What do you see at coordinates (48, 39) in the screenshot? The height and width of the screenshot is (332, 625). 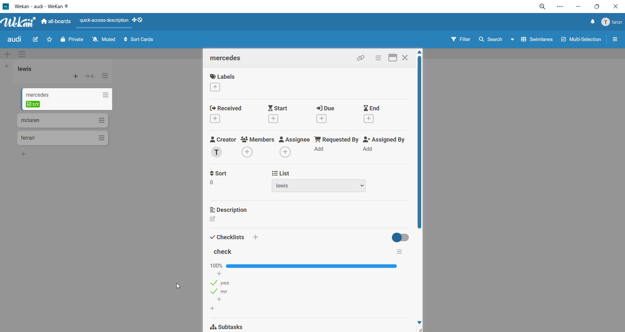 I see `star` at bounding box center [48, 39].